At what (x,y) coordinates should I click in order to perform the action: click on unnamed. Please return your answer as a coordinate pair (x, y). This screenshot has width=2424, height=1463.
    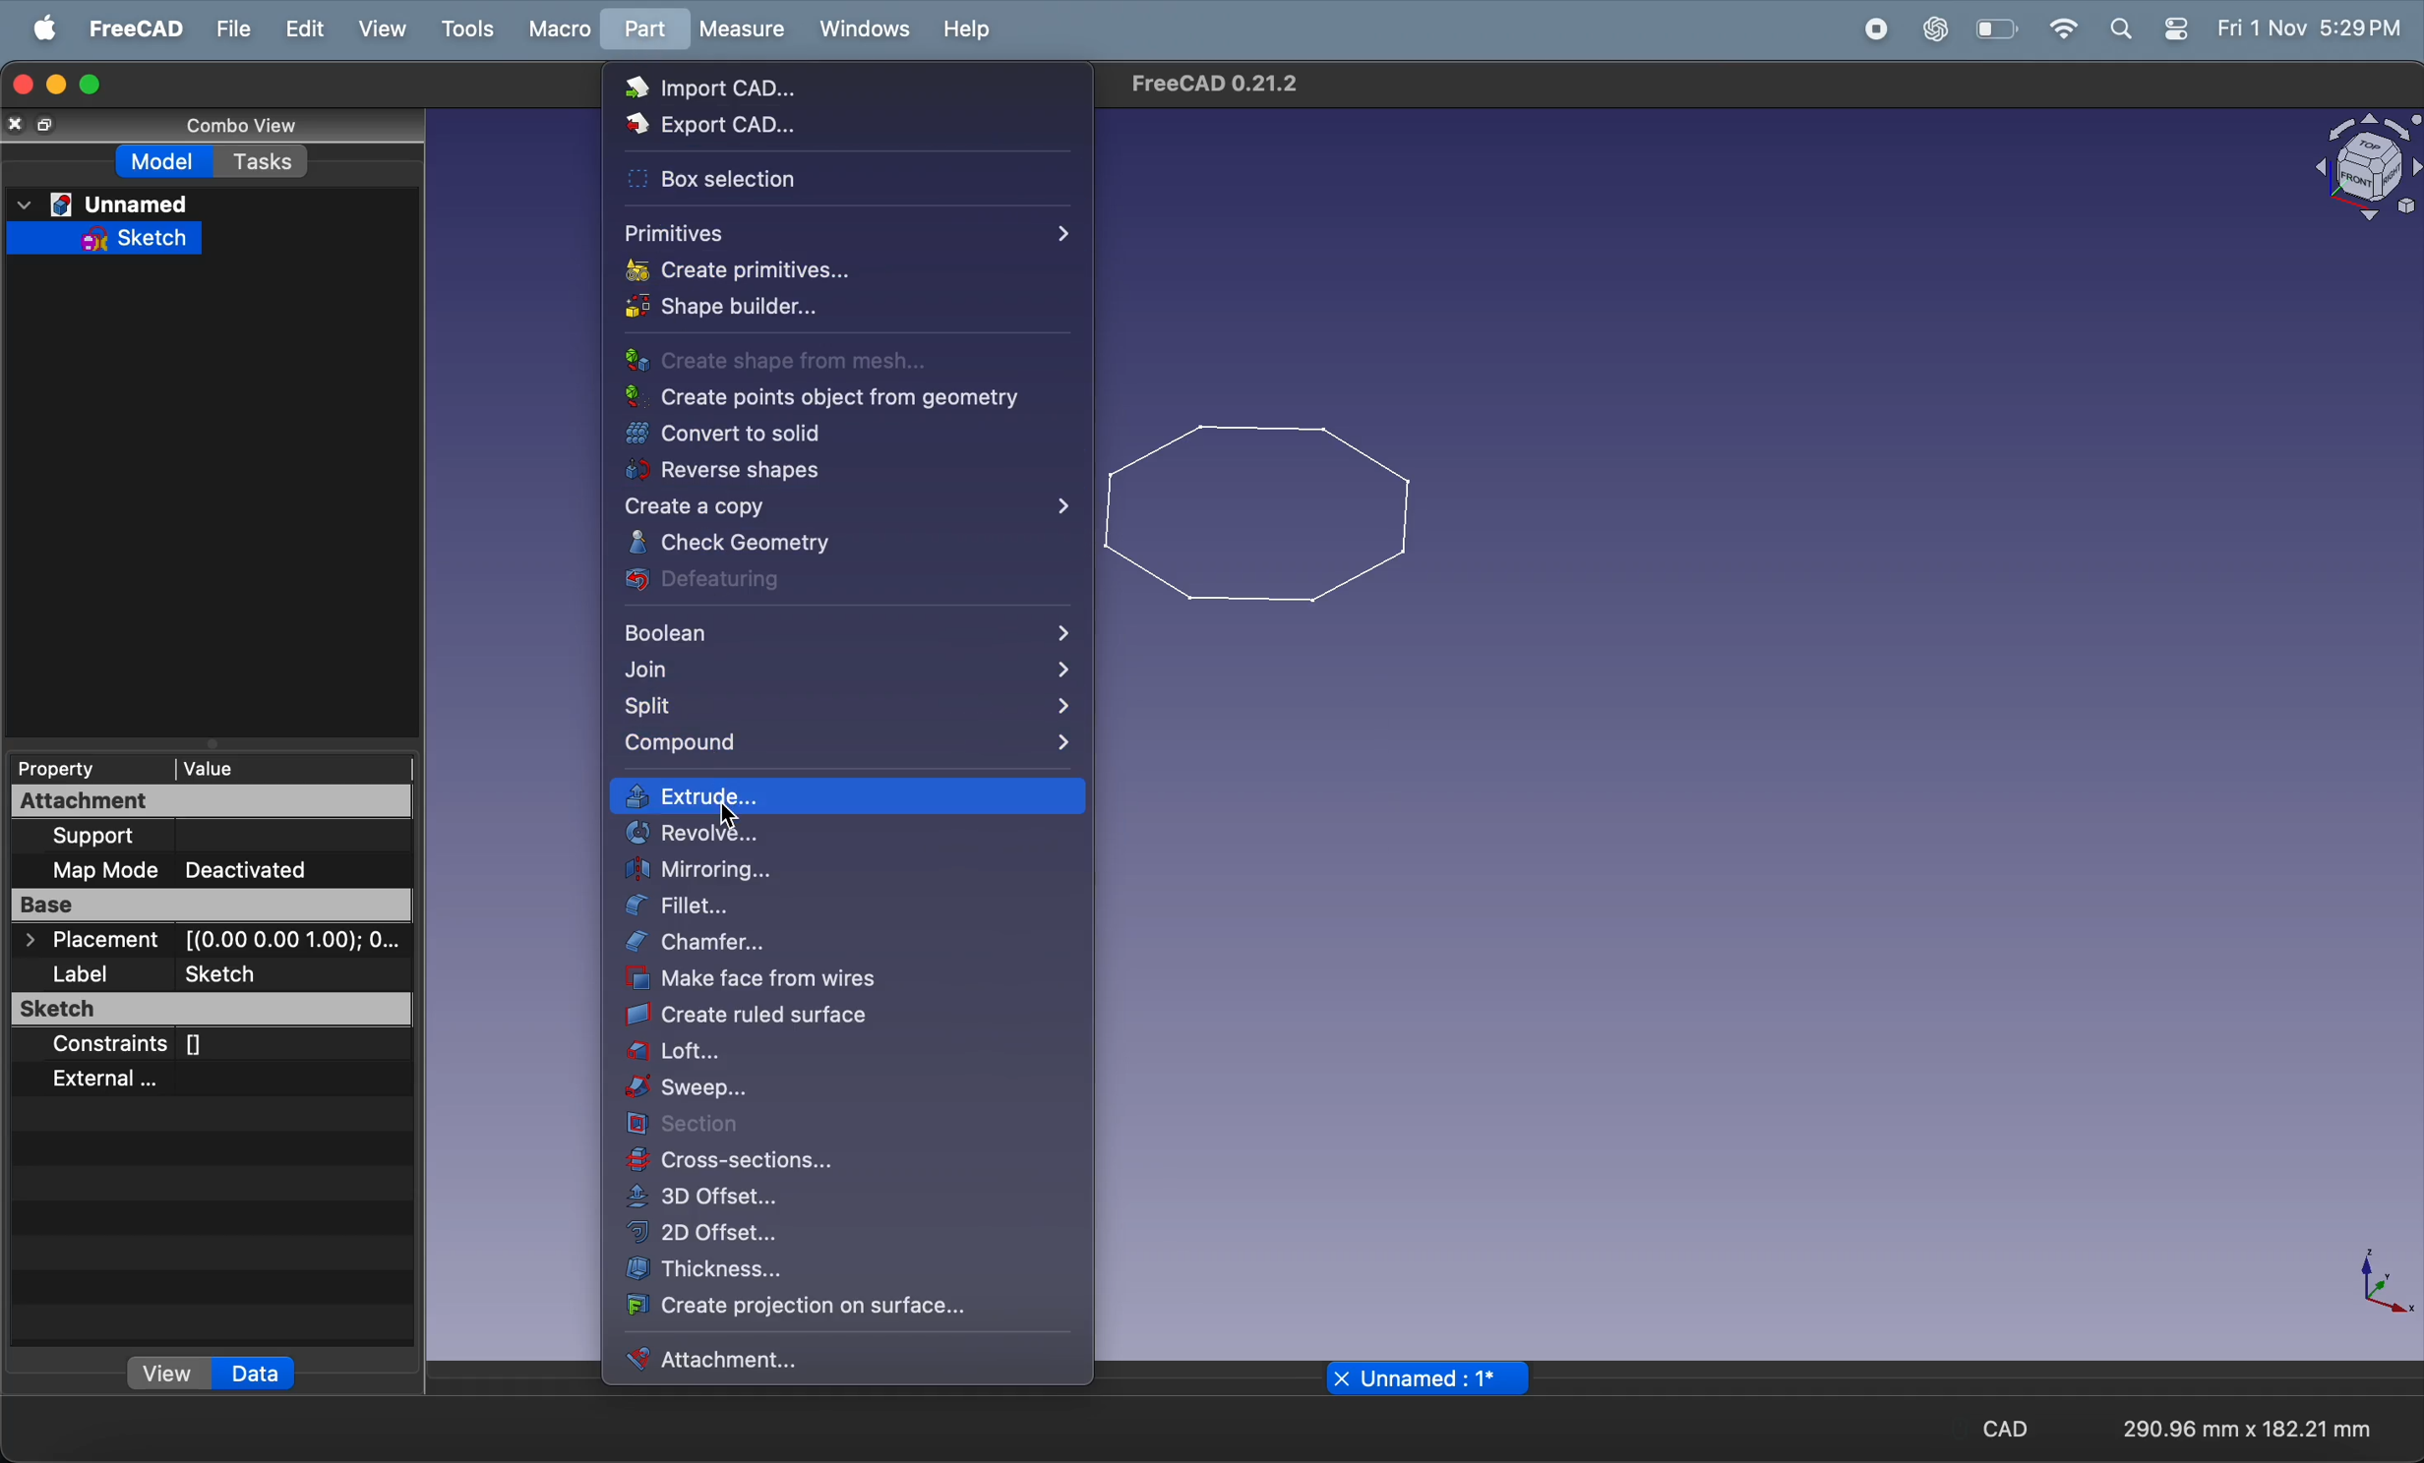
    Looking at the image, I should click on (103, 199).